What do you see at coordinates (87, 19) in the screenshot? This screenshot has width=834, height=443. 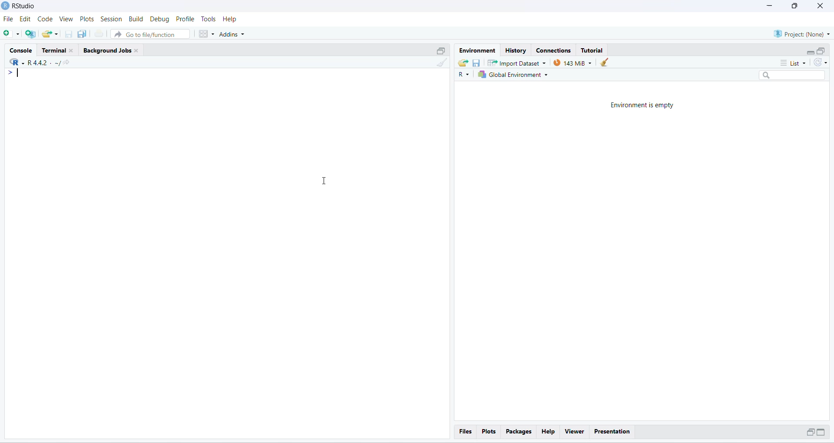 I see `plots` at bounding box center [87, 19].